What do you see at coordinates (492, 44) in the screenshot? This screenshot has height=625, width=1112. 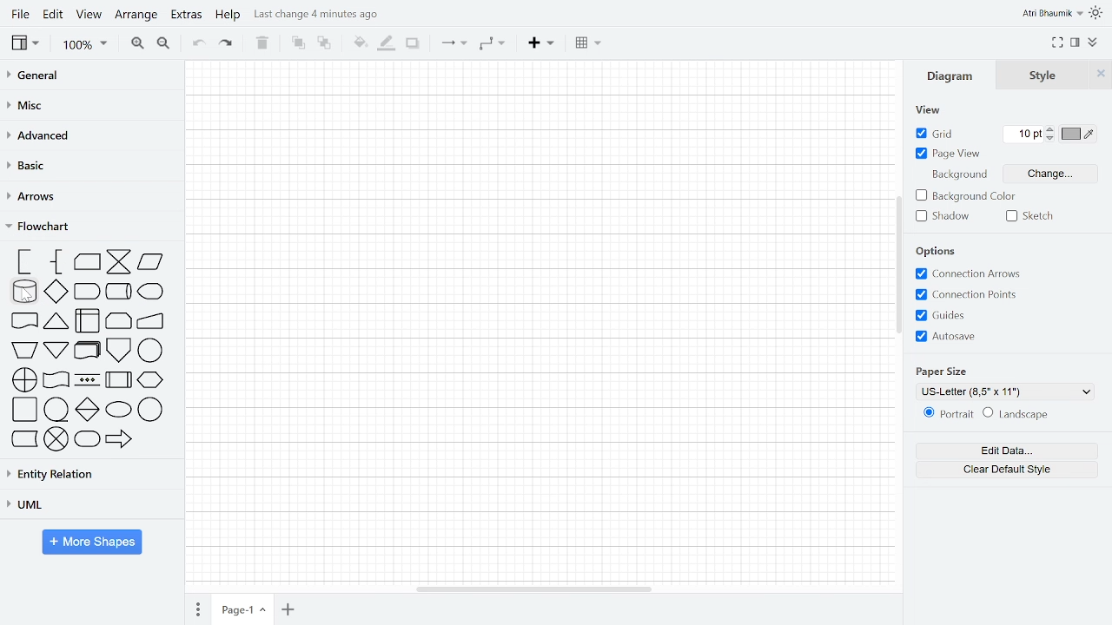 I see `Waypoints` at bounding box center [492, 44].